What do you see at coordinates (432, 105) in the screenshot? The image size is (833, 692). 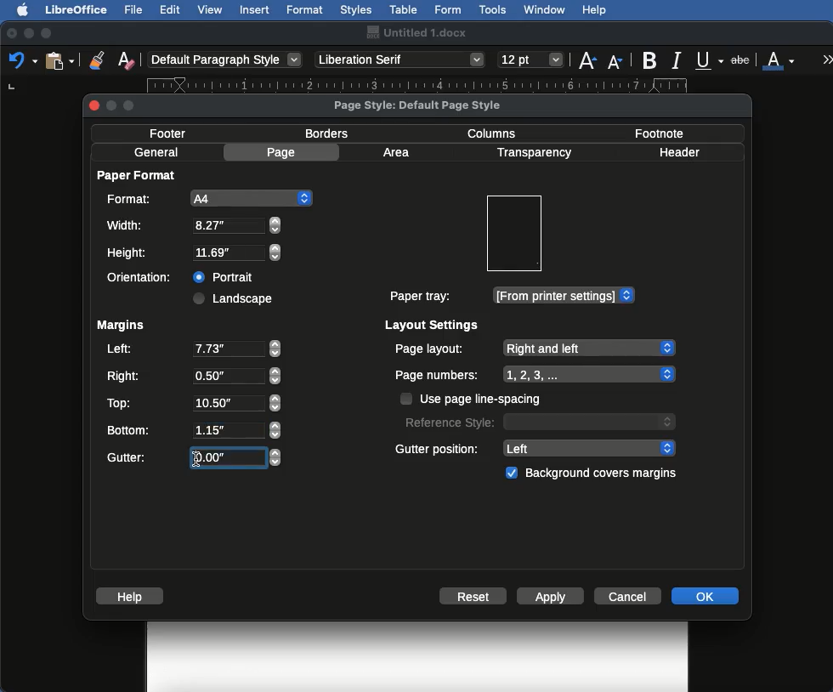 I see `Page style` at bounding box center [432, 105].